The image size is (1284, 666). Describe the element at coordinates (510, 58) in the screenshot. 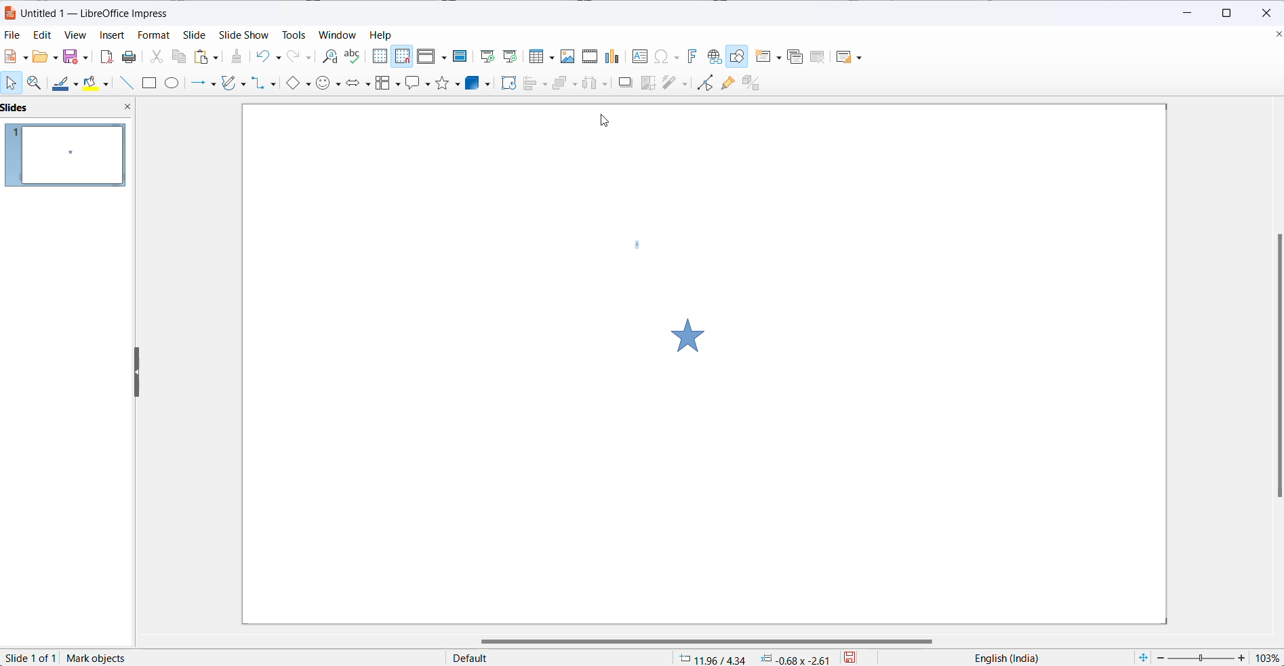

I see `start from current slide` at that location.